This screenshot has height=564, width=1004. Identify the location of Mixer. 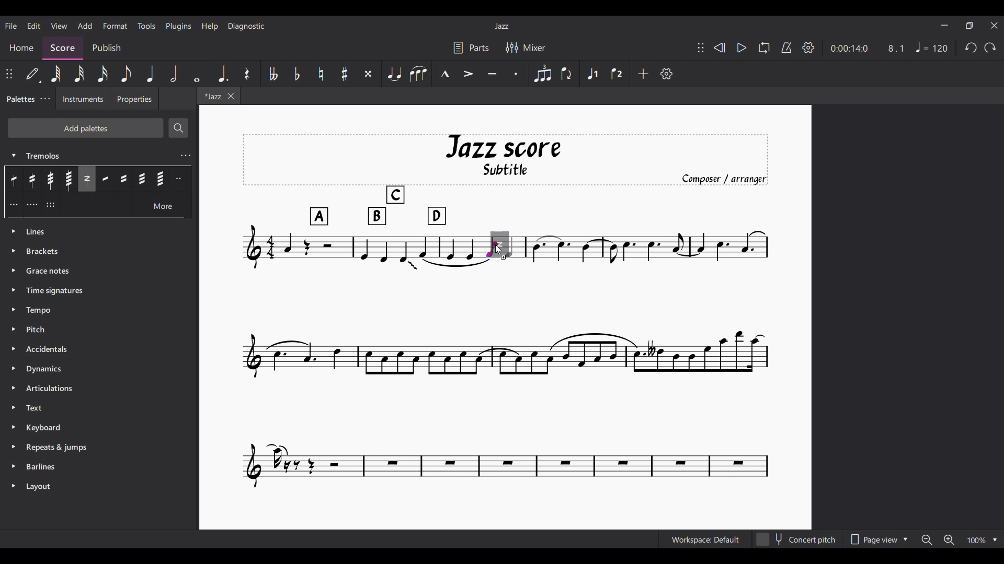
(526, 48).